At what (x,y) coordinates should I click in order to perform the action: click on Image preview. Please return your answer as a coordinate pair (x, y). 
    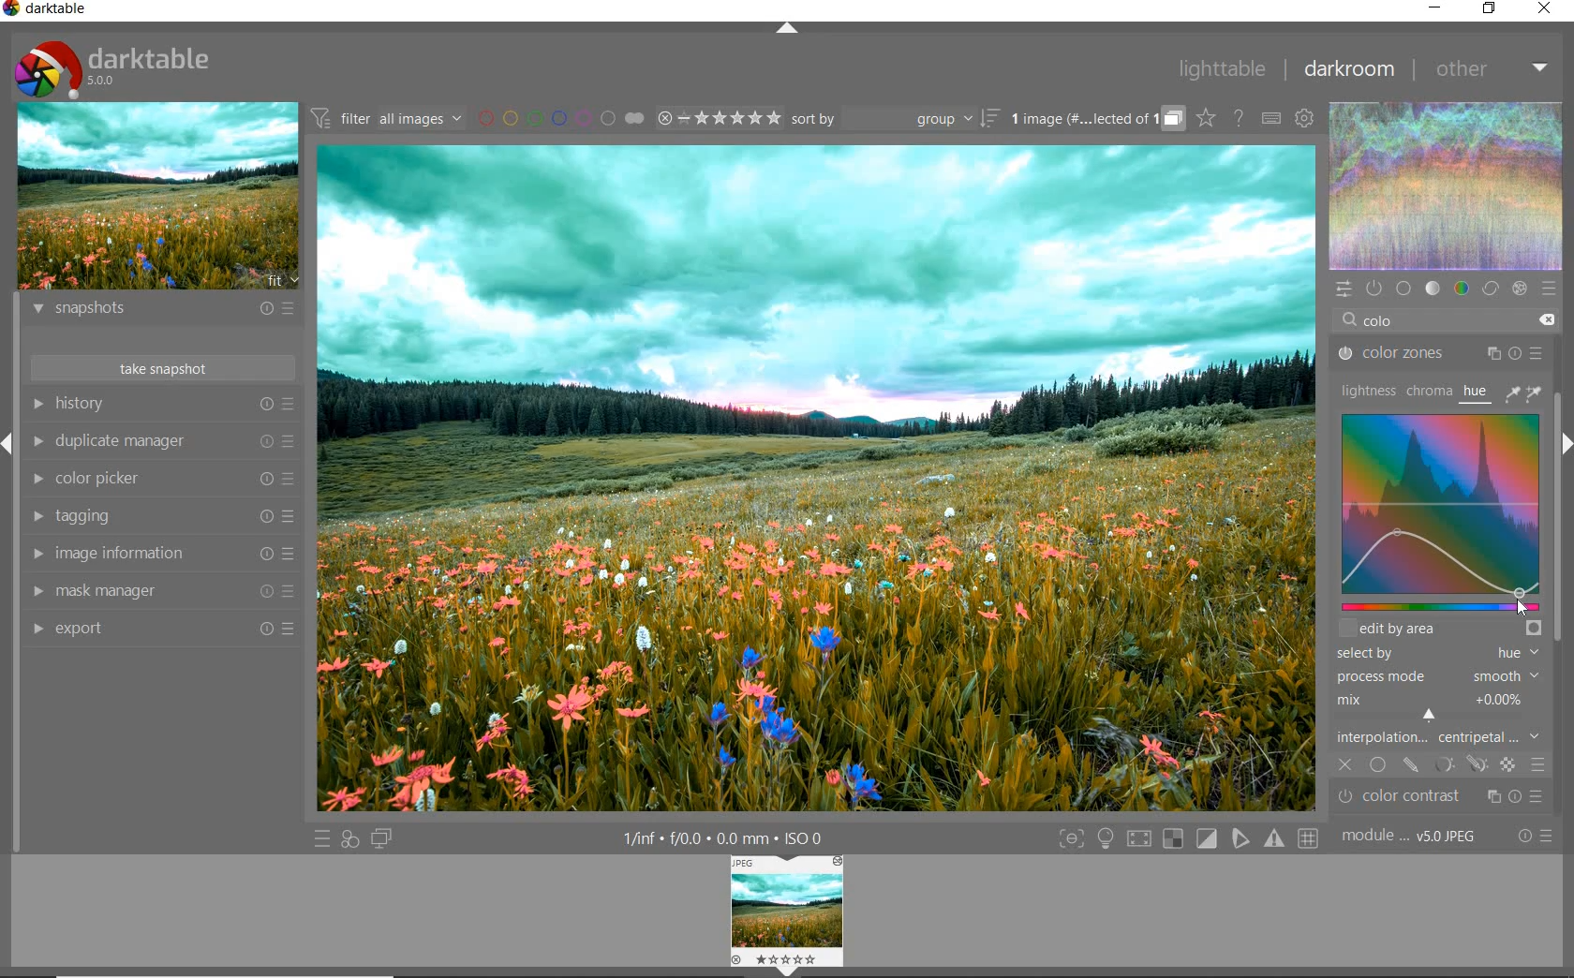
    Looking at the image, I should click on (788, 914).